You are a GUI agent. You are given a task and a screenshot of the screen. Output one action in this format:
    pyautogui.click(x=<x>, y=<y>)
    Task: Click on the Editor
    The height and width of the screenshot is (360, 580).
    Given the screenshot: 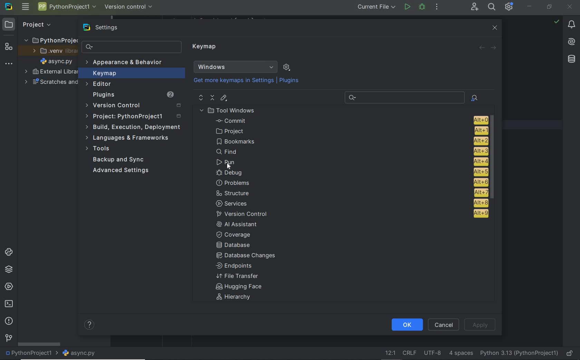 What is the action you would take?
    pyautogui.click(x=99, y=84)
    